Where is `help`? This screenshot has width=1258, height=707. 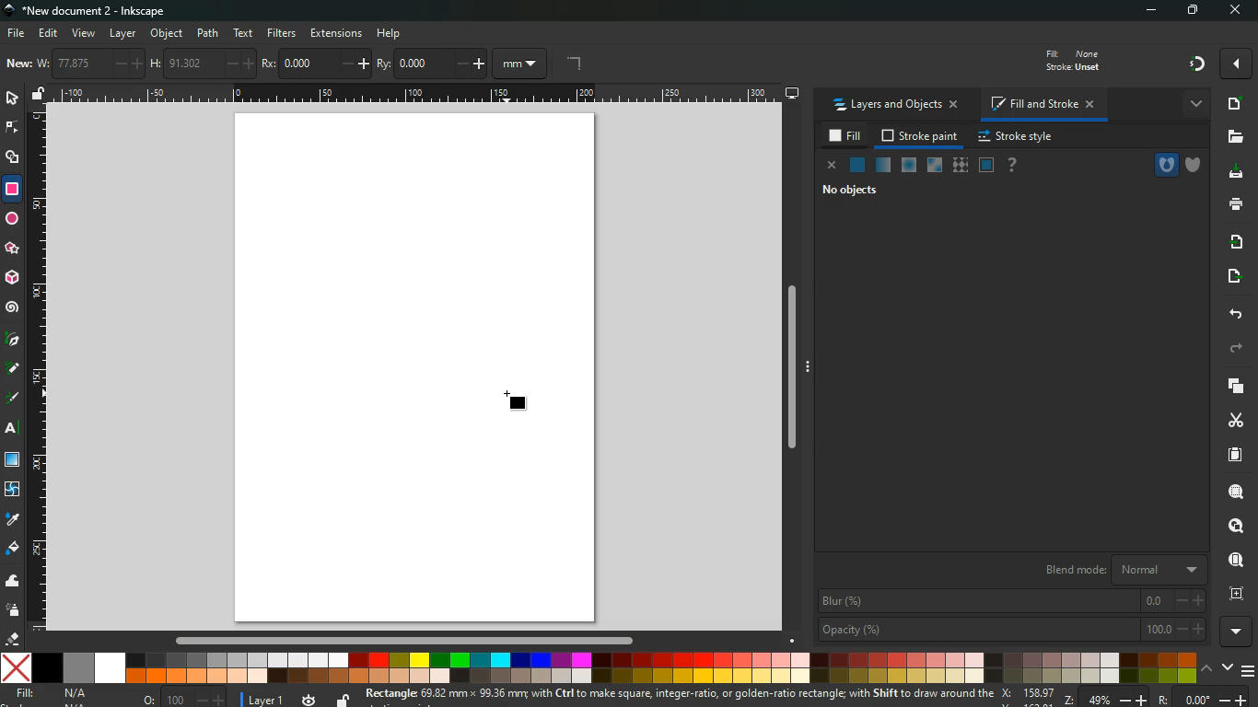 help is located at coordinates (1013, 166).